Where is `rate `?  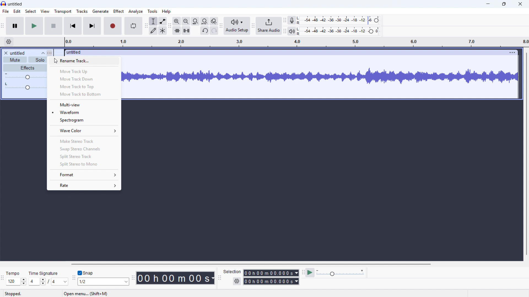
rate  is located at coordinates (83, 185).